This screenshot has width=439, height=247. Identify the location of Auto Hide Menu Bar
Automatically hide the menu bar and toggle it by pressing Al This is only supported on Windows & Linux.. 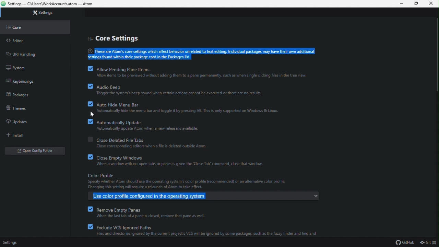
(193, 107).